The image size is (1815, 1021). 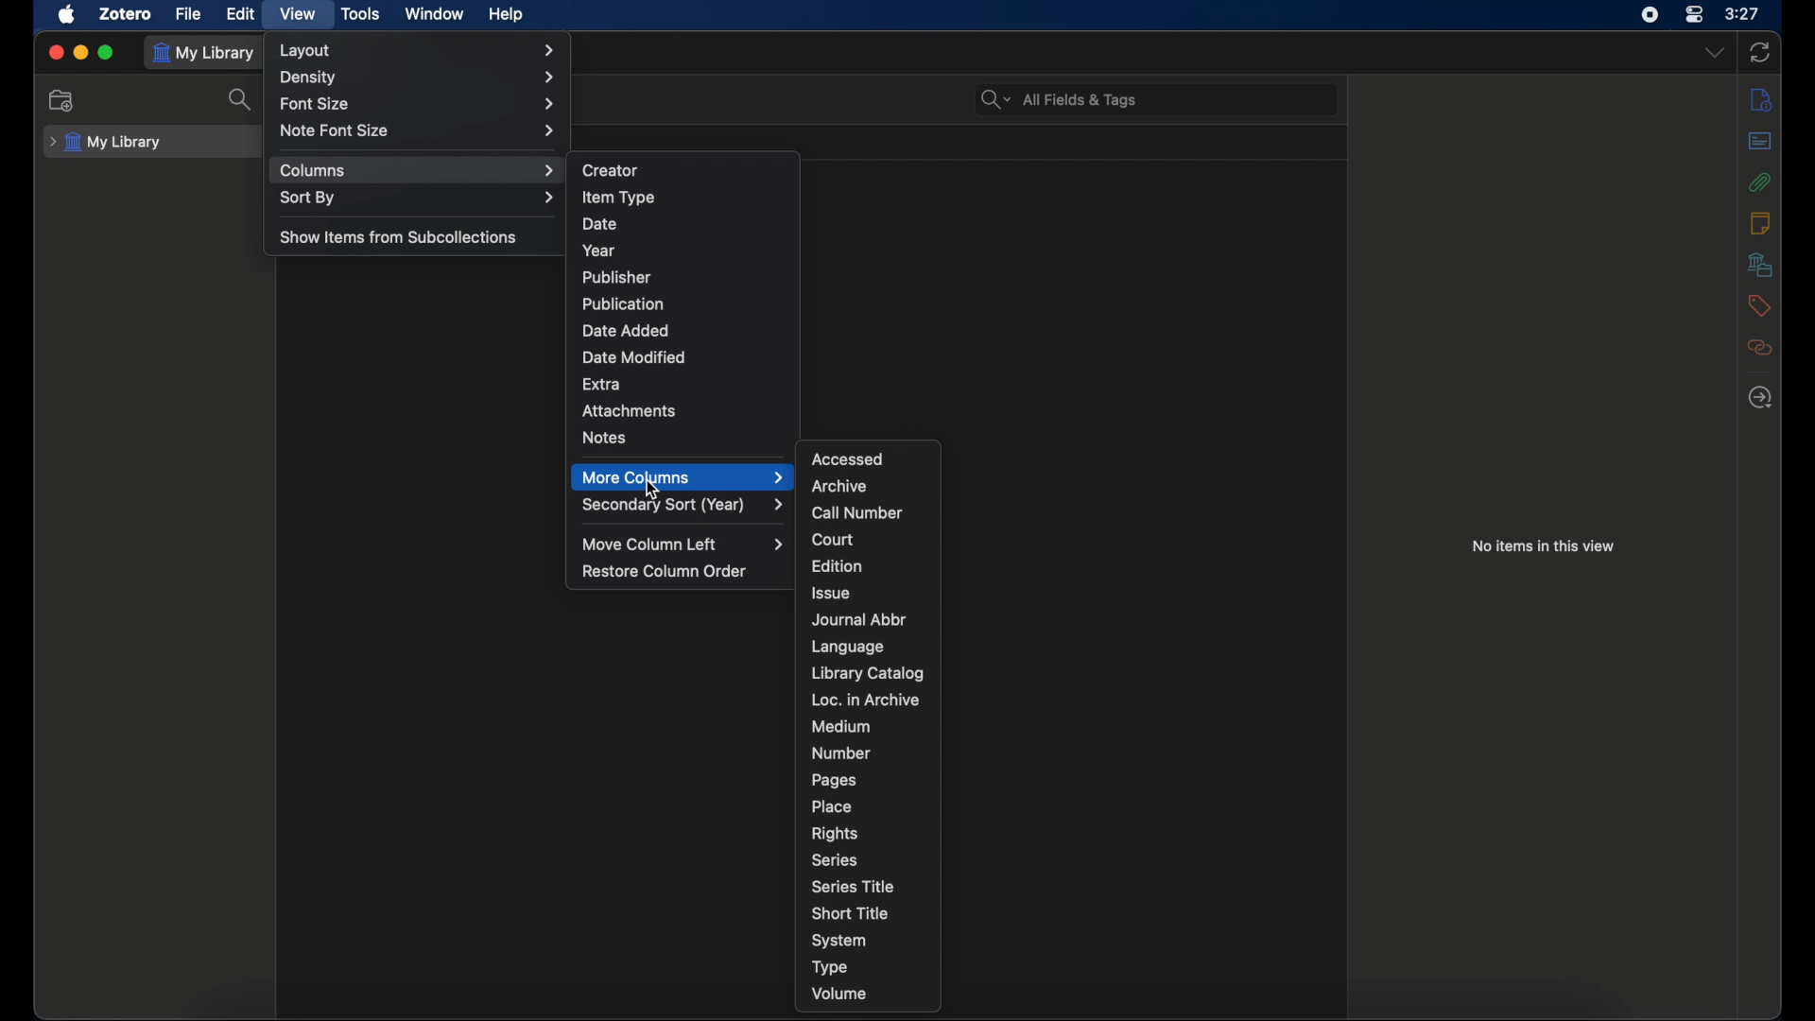 What do you see at coordinates (418, 199) in the screenshot?
I see `sort by` at bounding box center [418, 199].